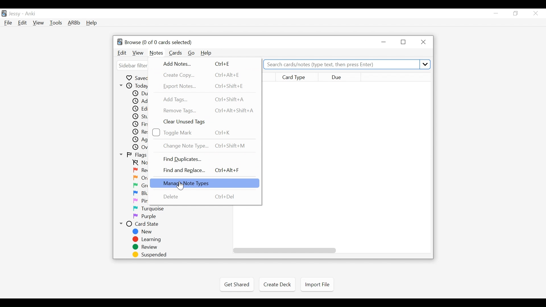  I want to click on Due, so click(340, 77).